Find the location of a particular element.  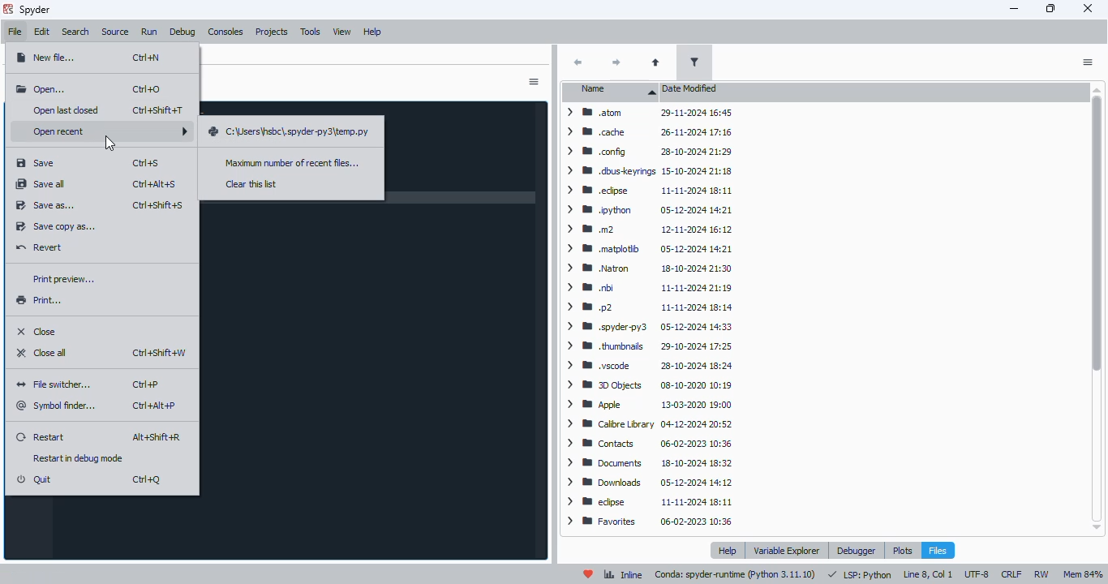

close is located at coordinates (1089, 8).